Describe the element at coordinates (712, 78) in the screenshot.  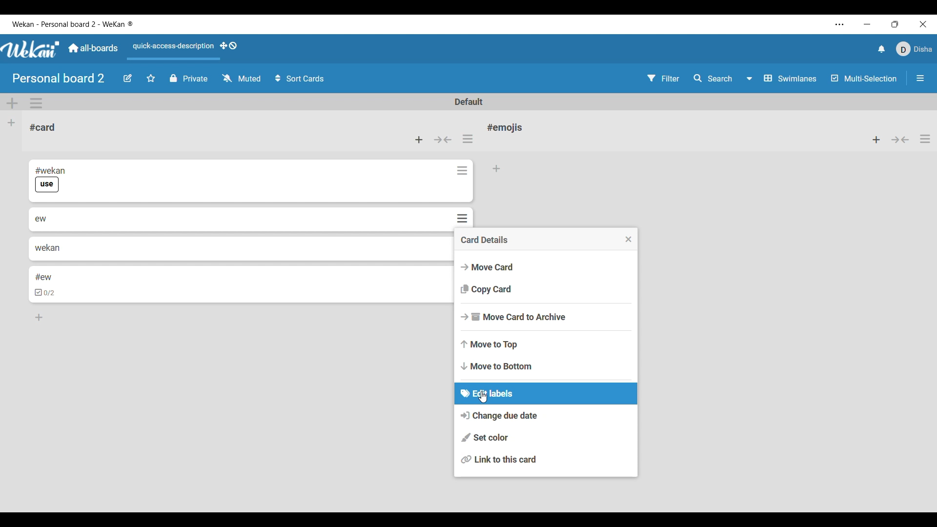
I see `Search` at that location.